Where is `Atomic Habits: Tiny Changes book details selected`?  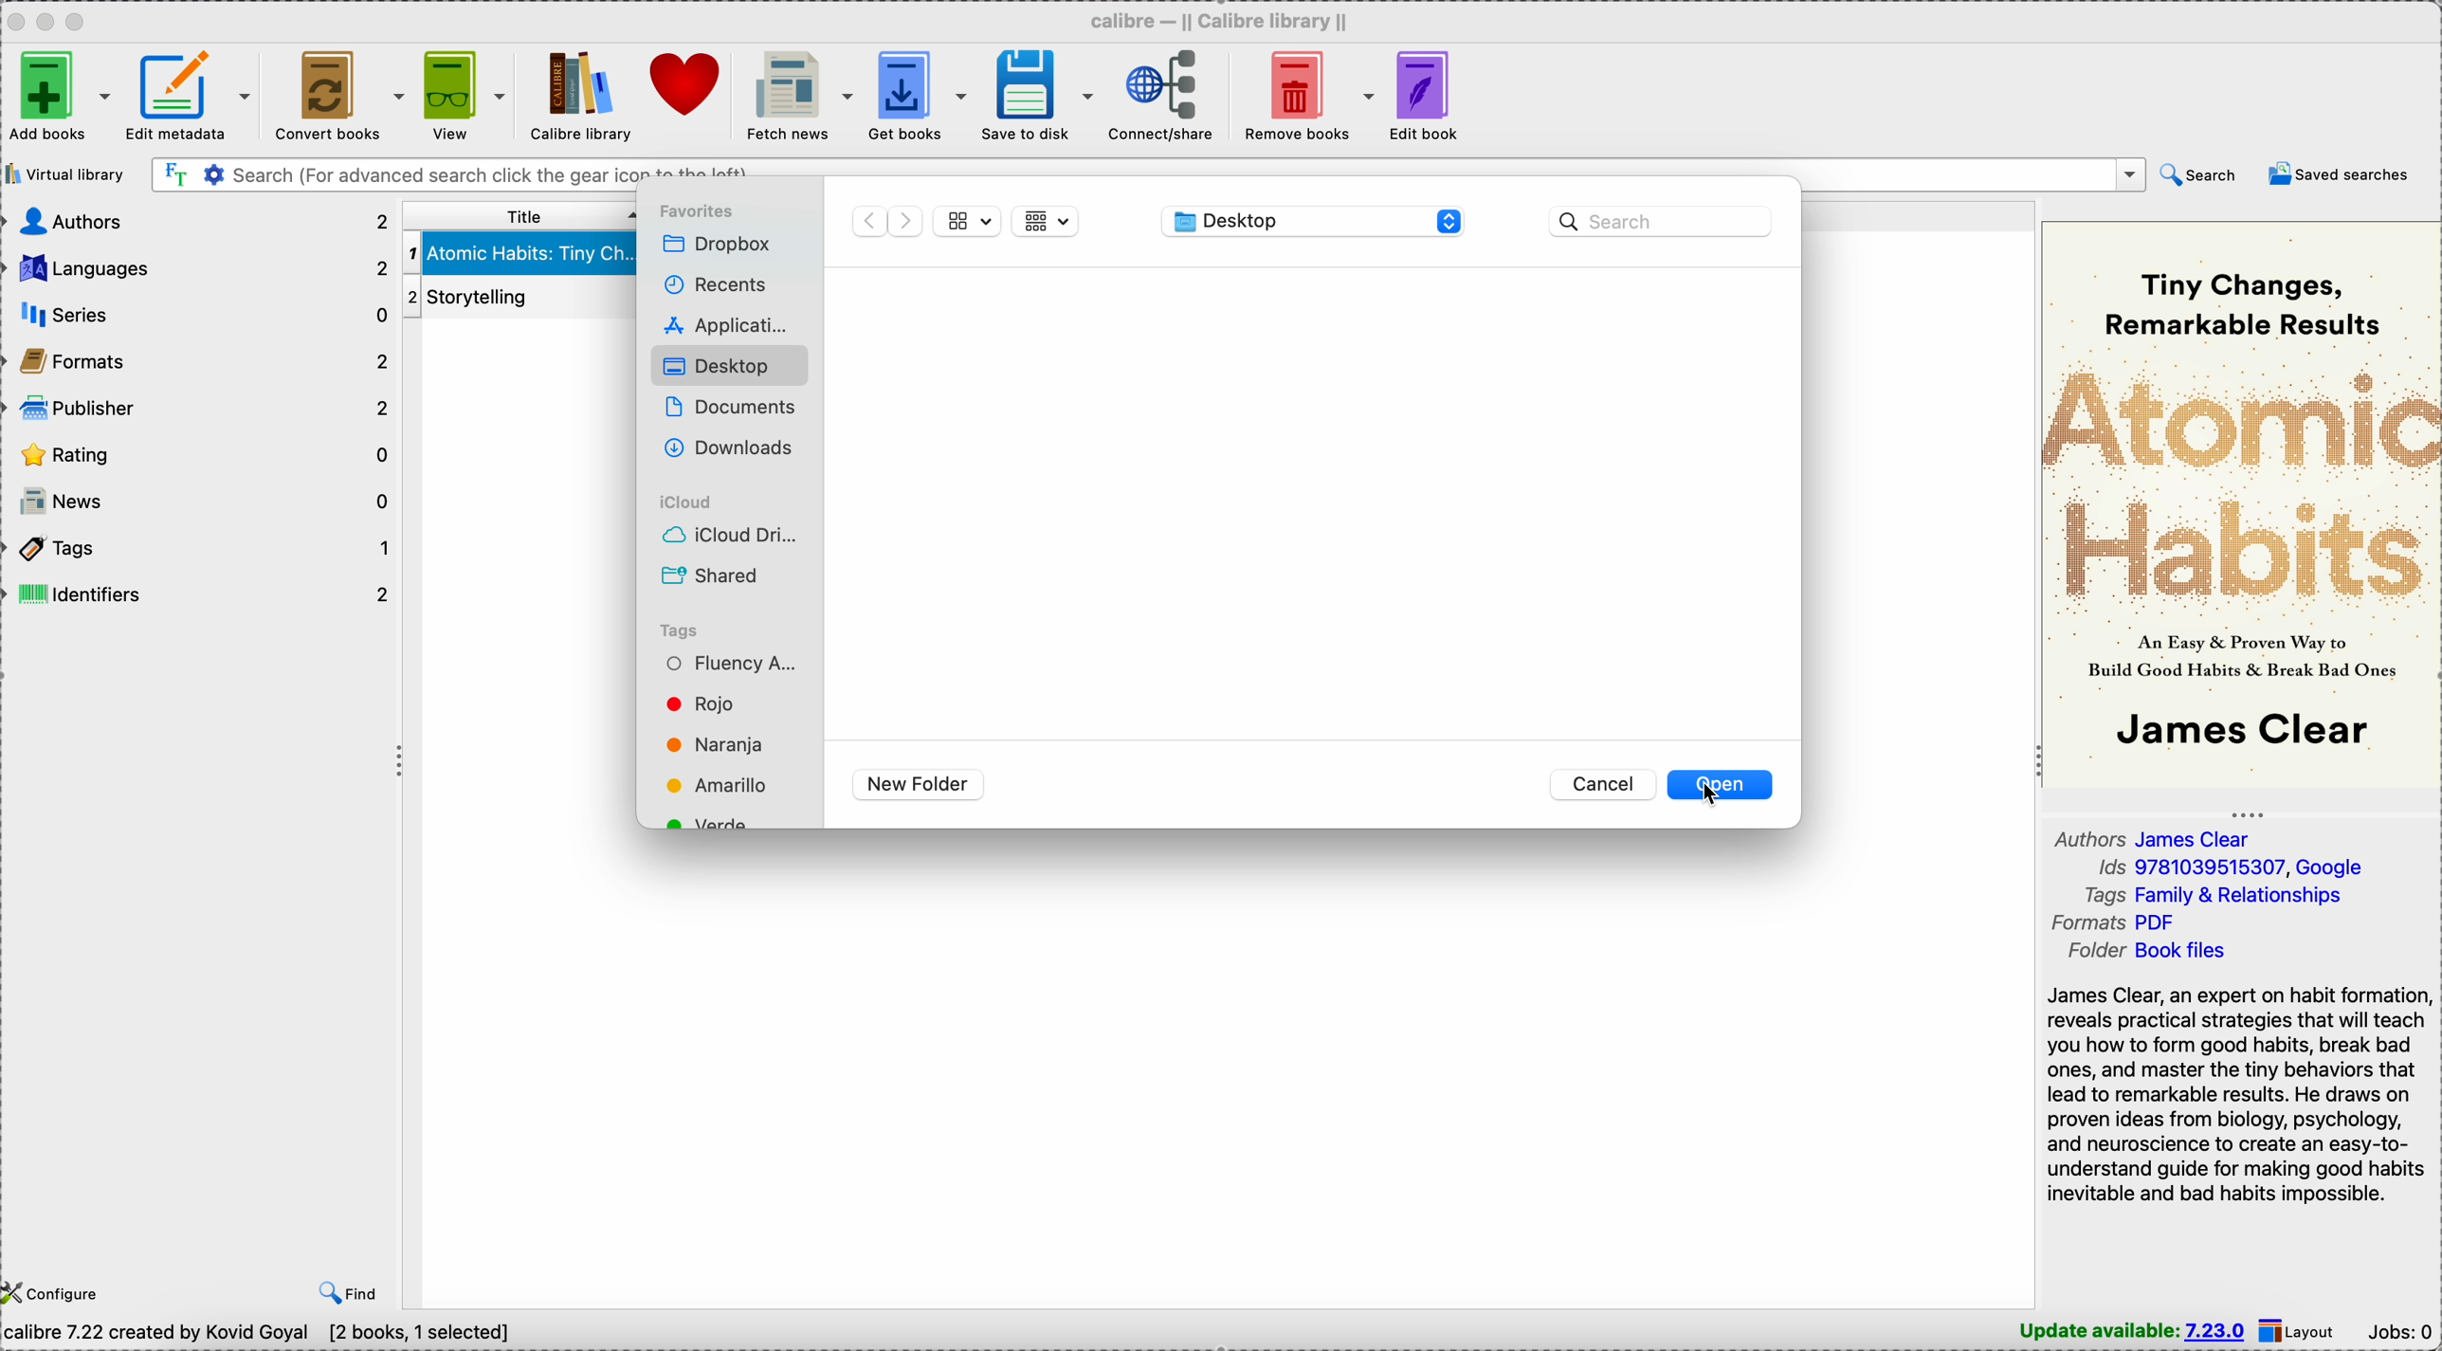
Atomic Habits: Tiny Changes book details selected is located at coordinates (518, 254).